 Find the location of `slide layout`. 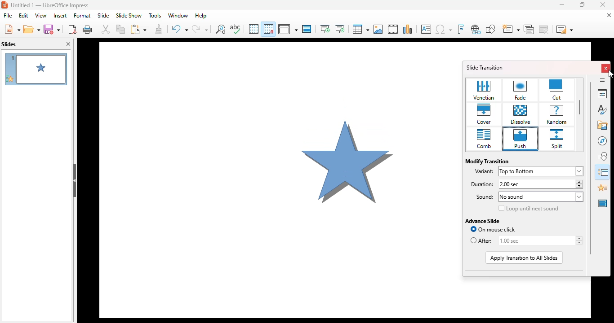

slide layout is located at coordinates (565, 29).